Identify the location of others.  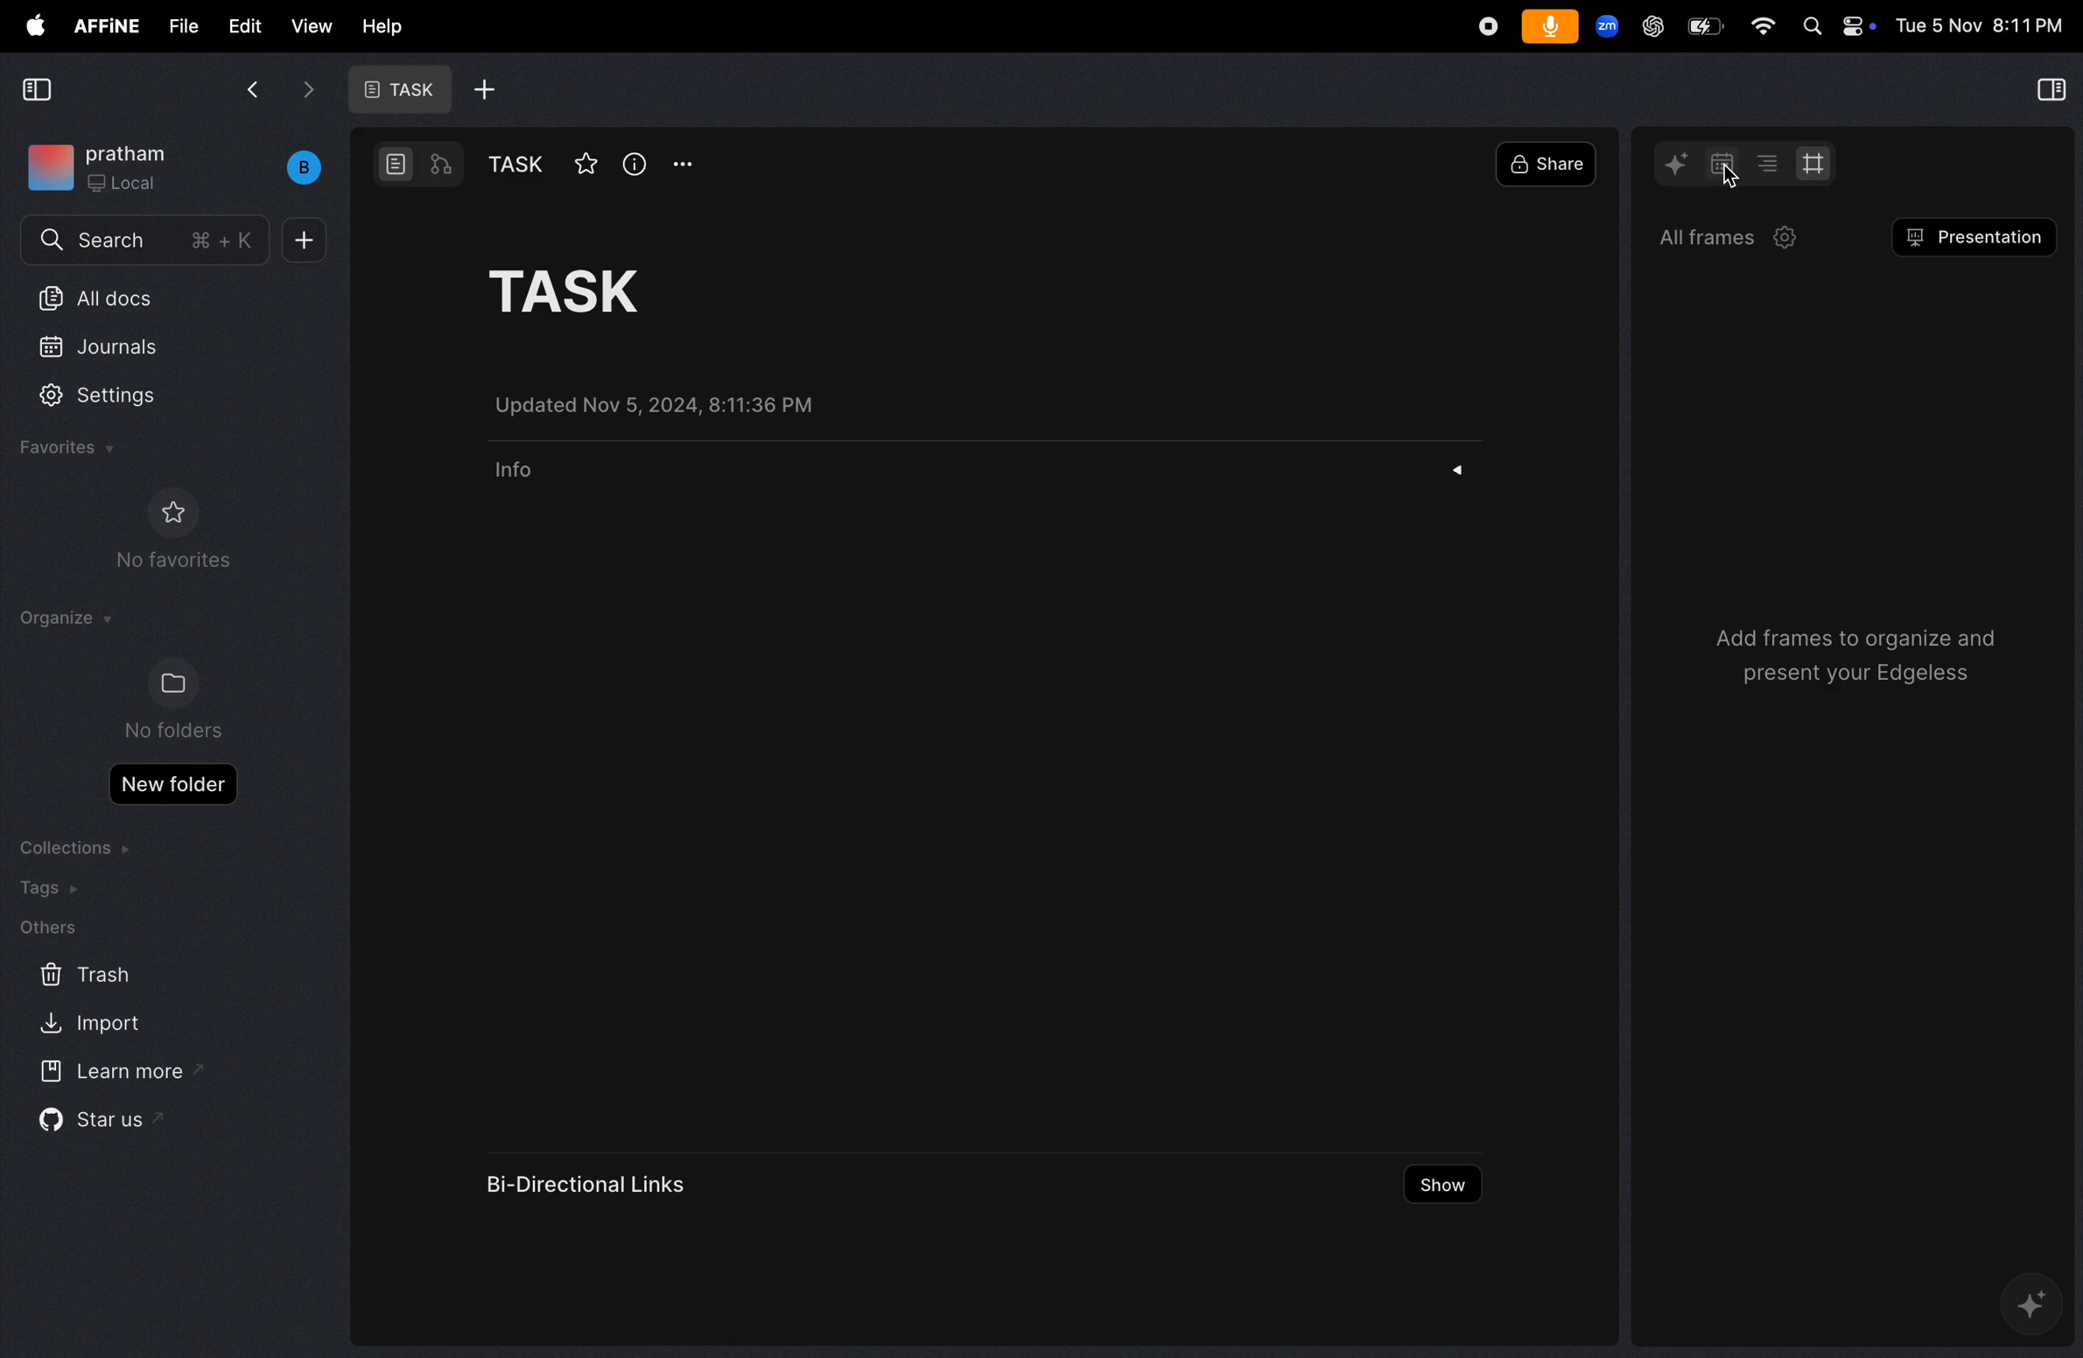
(47, 929).